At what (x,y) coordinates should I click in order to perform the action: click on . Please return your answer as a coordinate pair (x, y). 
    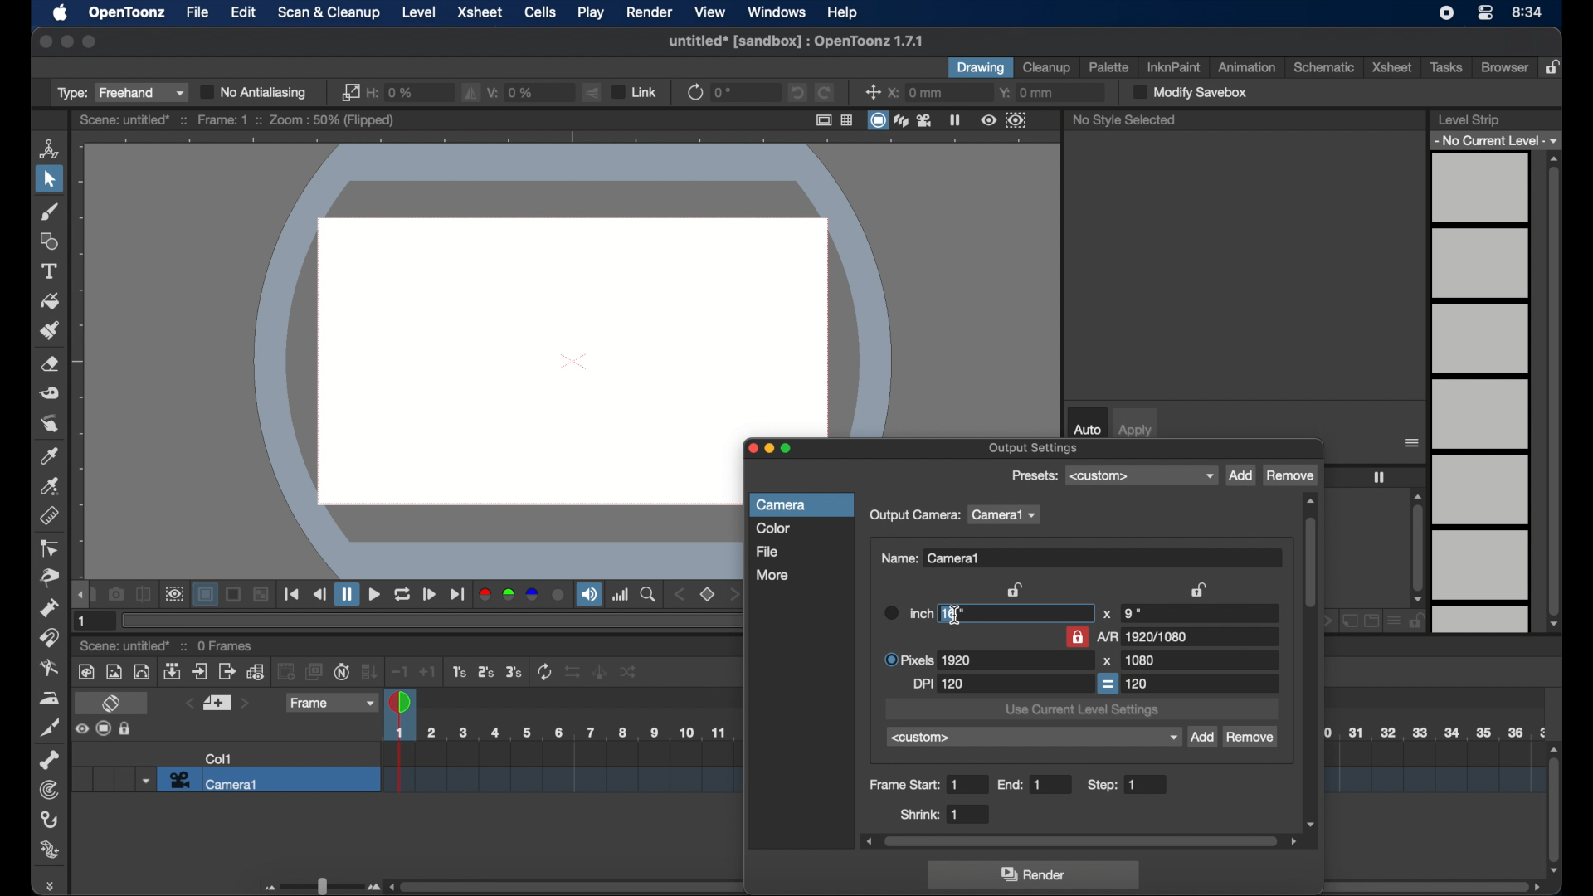
    Looking at the image, I should click on (343, 672).